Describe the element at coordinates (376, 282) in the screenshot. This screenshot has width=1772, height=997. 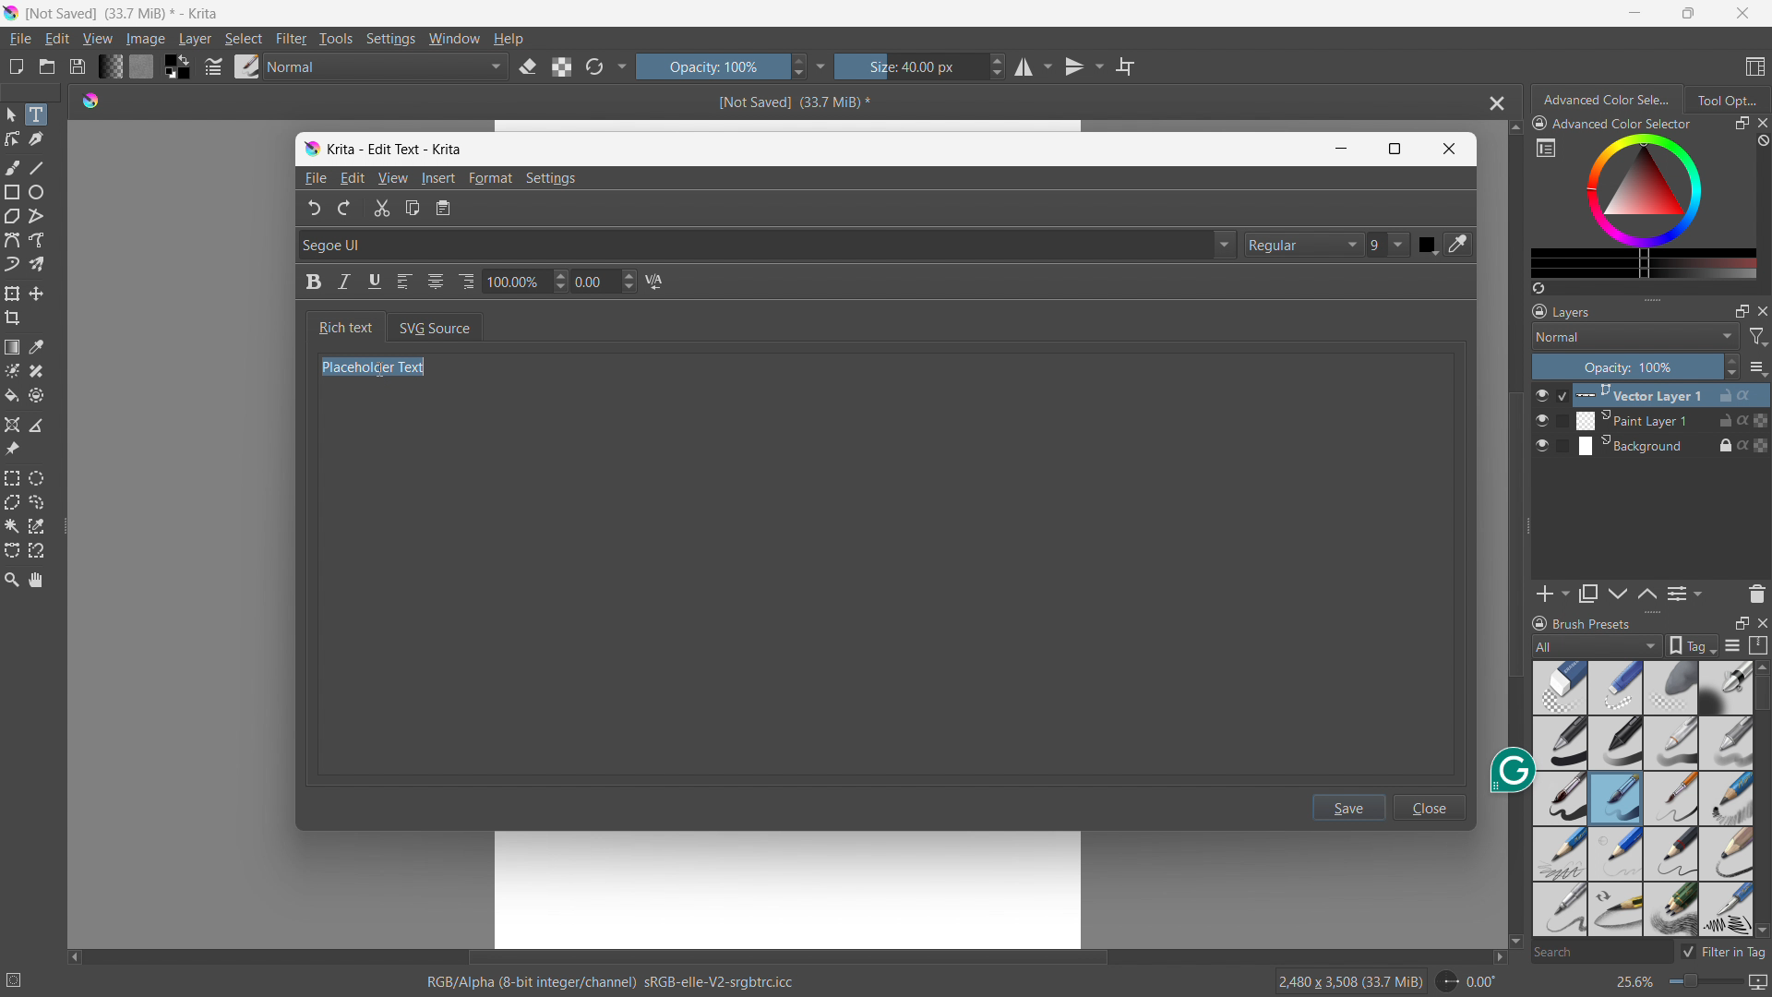
I see `Underline` at that location.